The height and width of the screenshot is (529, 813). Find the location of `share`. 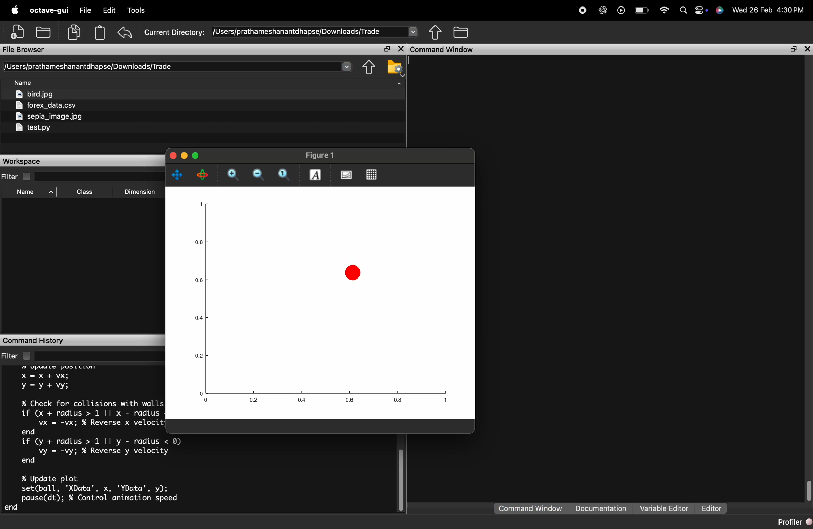

share is located at coordinates (436, 31).